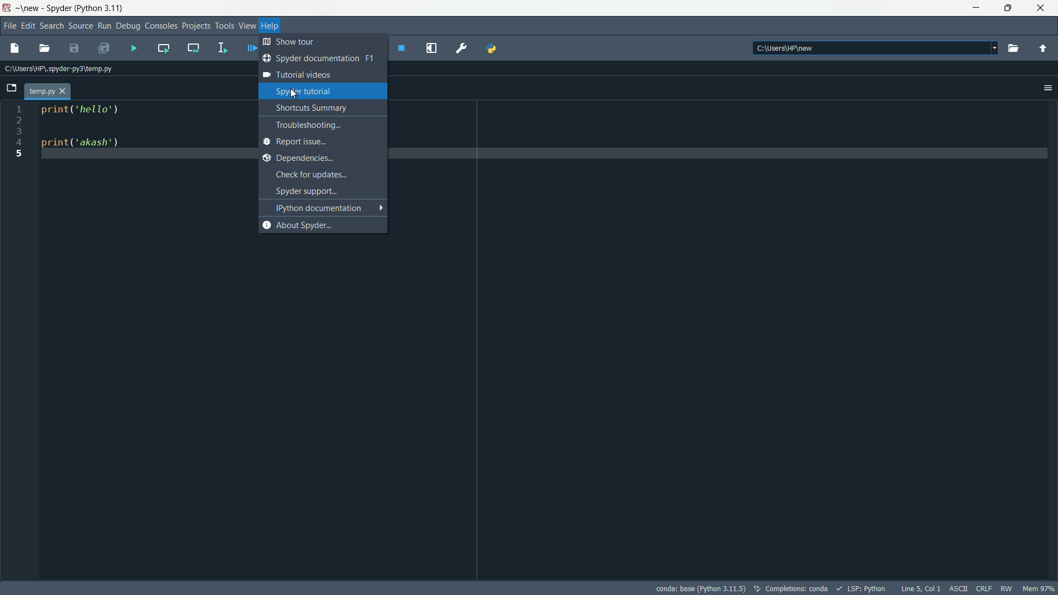 This screenshot has width=1058, height=595. Describe the element at coordinates (249, 26) in the screenshot. I see `view menu` at that location.